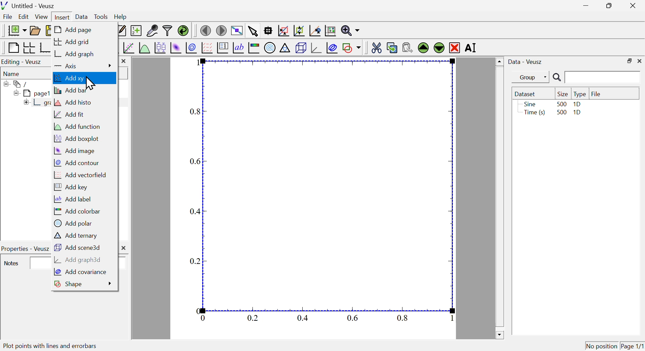 This screenshot has height=351, width=645. What do you see at coordinates (195, 161) in the screenshot?
I see `0.6` at bounding box center [195, 161].